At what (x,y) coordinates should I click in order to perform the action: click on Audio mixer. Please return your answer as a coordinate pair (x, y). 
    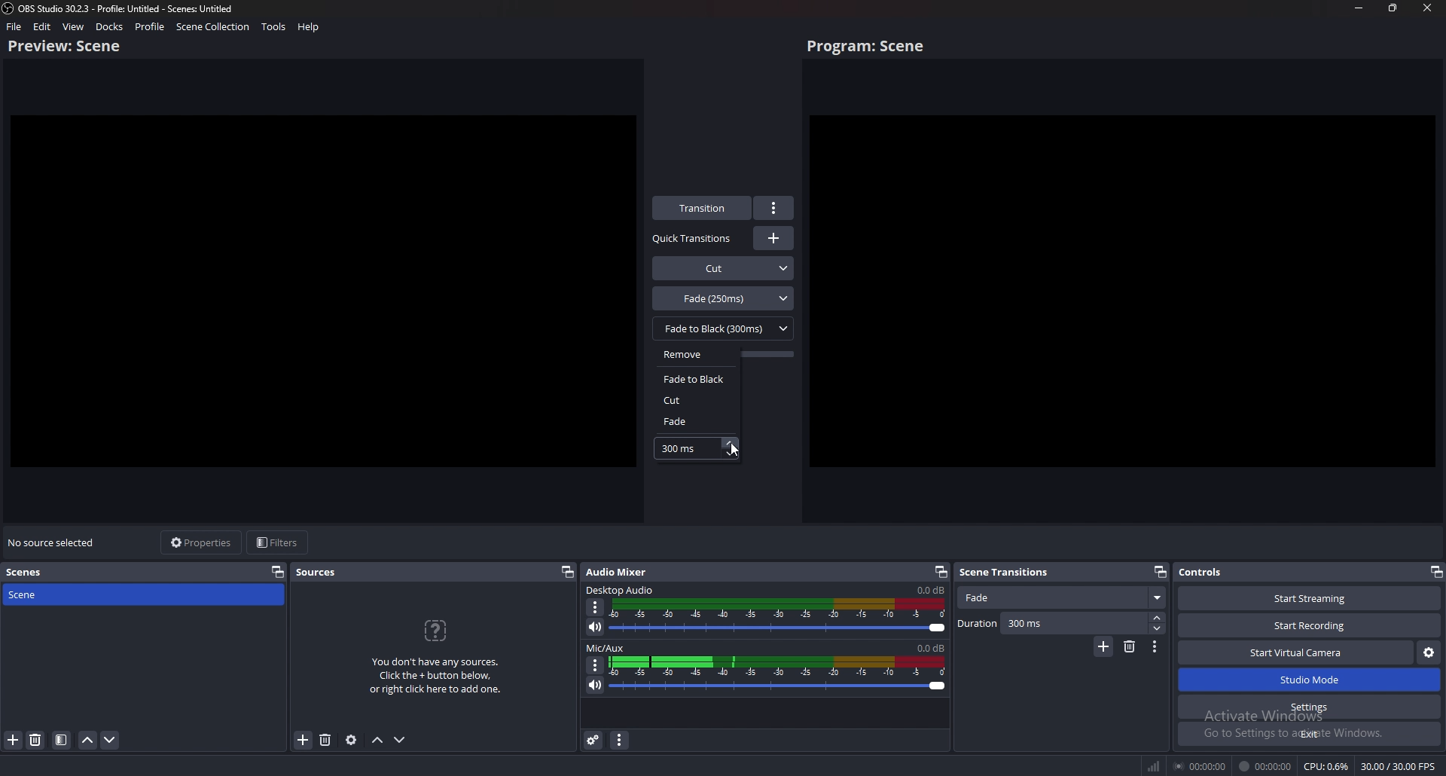
    Looking at the image, I should click on (621, 570).